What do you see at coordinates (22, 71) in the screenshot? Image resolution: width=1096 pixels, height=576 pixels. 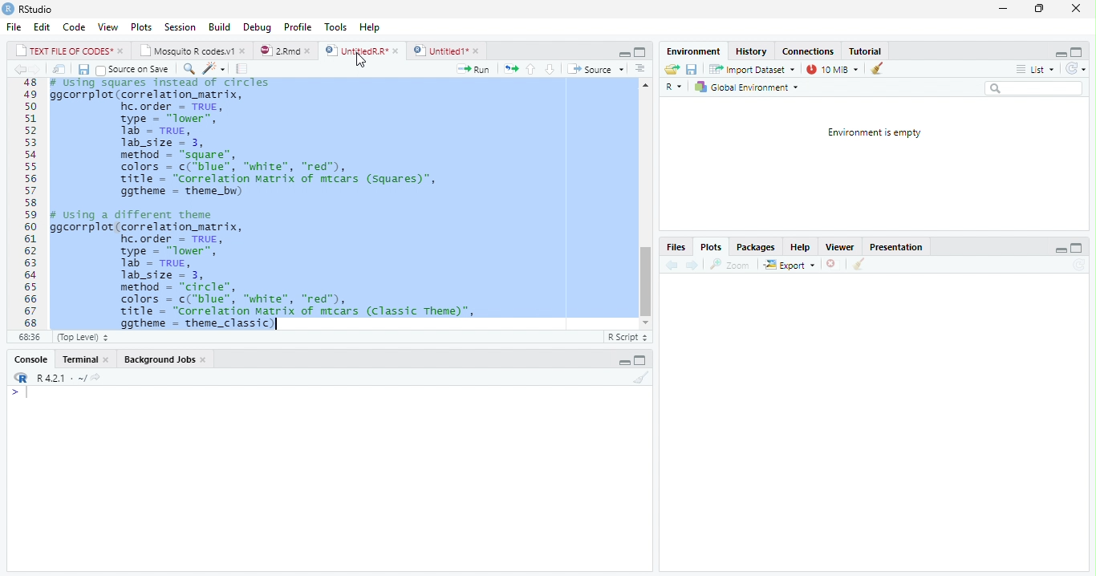 I see `go back to the previous source location` at bounding box center [22, 71].